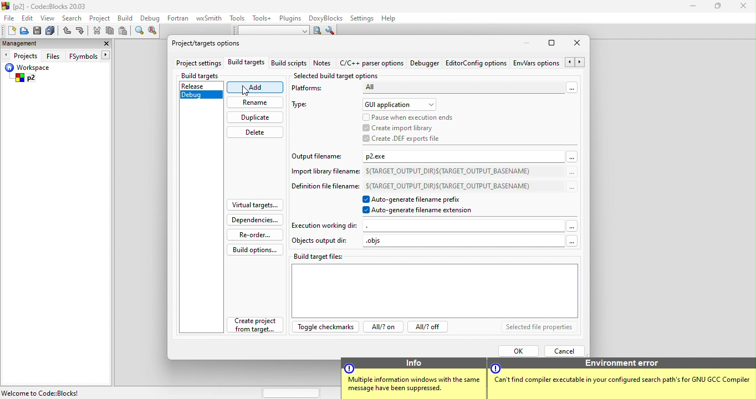  Describe the element at coordinates (340, 76) in the screenshot. I see `selected build target option` at that location.